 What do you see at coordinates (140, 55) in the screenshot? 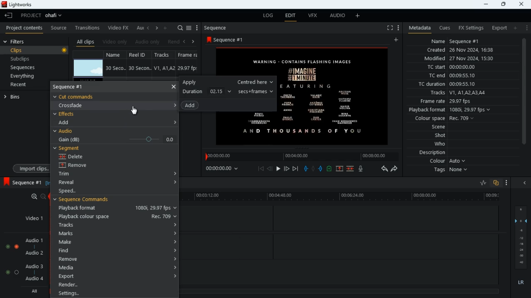
I see `real id` at bounding box center [140, 55].